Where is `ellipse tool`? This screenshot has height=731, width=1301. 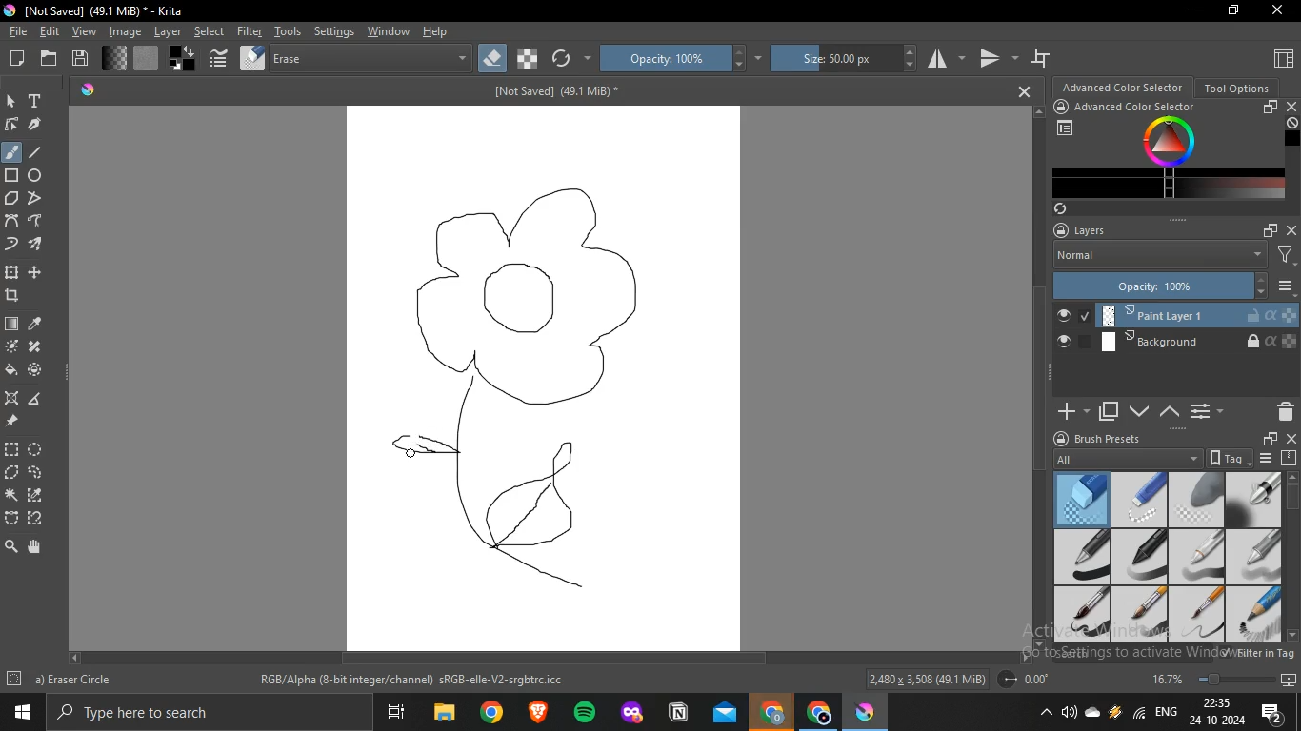 ellipse tool is located at coordinates (36, 176).